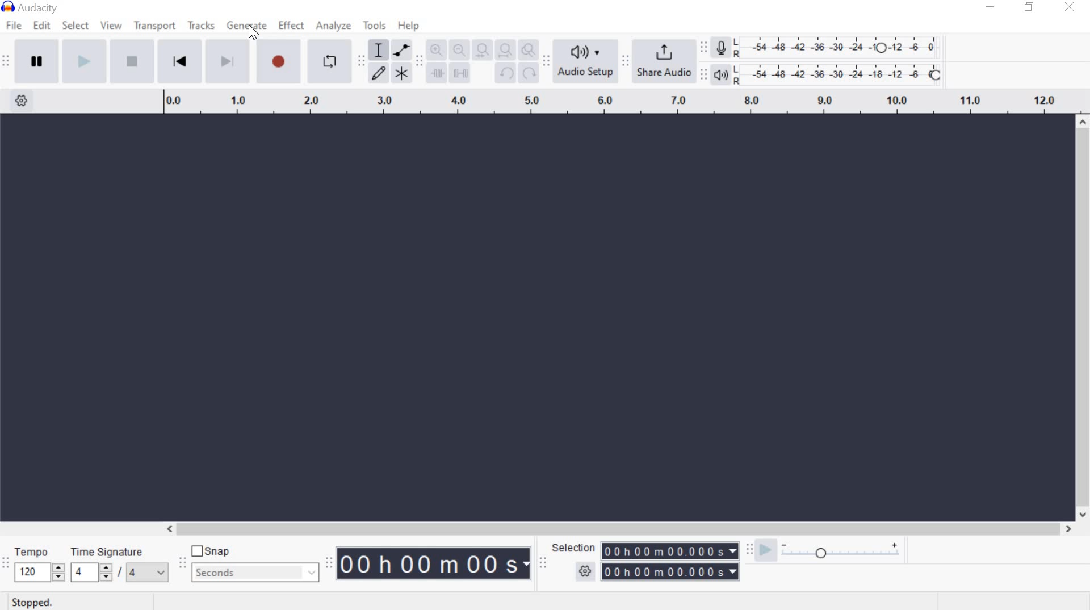  What do you see at coordinates (28, 603) in the screenshot?
I see `stopped` at bounding box center [28, 603].